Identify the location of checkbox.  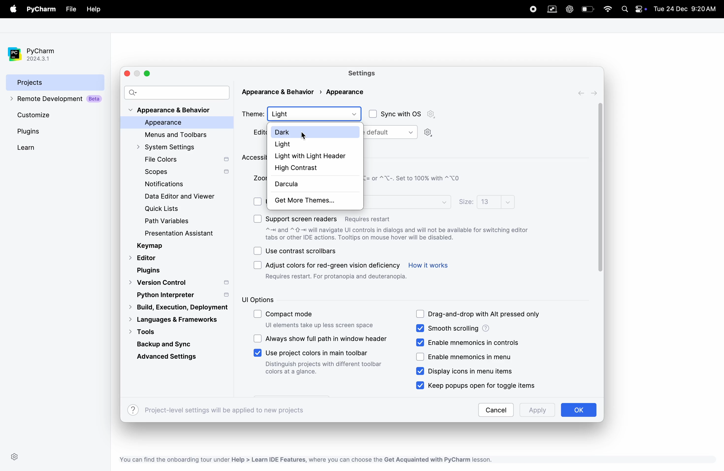
(258, 251).